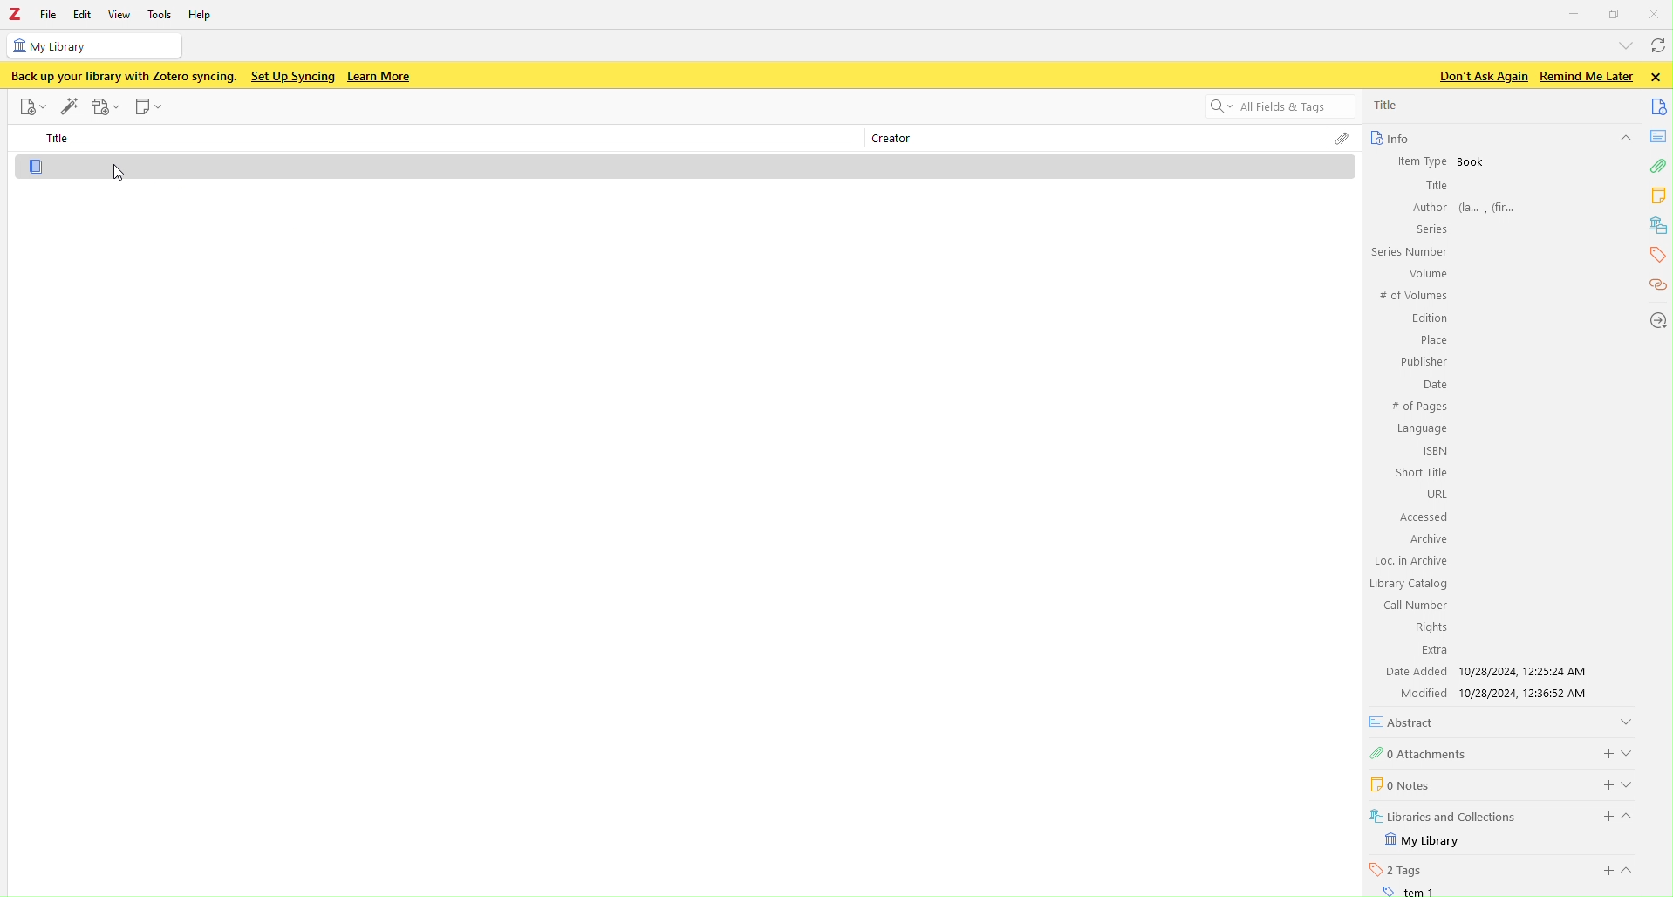 This screenshot has width=1673, height=897. I want to click on cursor, so click(119, 175).